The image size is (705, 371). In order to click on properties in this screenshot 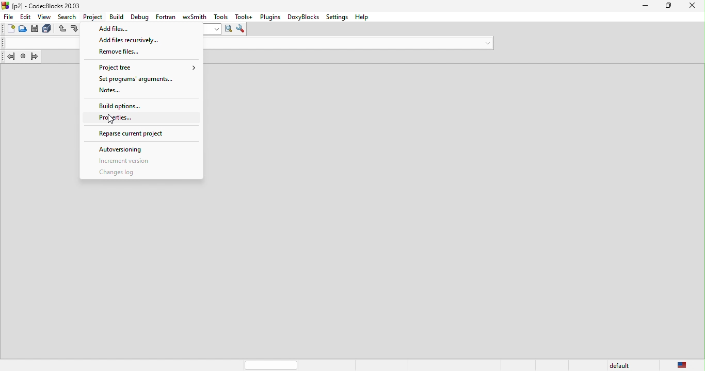, I will do `click(143, 118)`.